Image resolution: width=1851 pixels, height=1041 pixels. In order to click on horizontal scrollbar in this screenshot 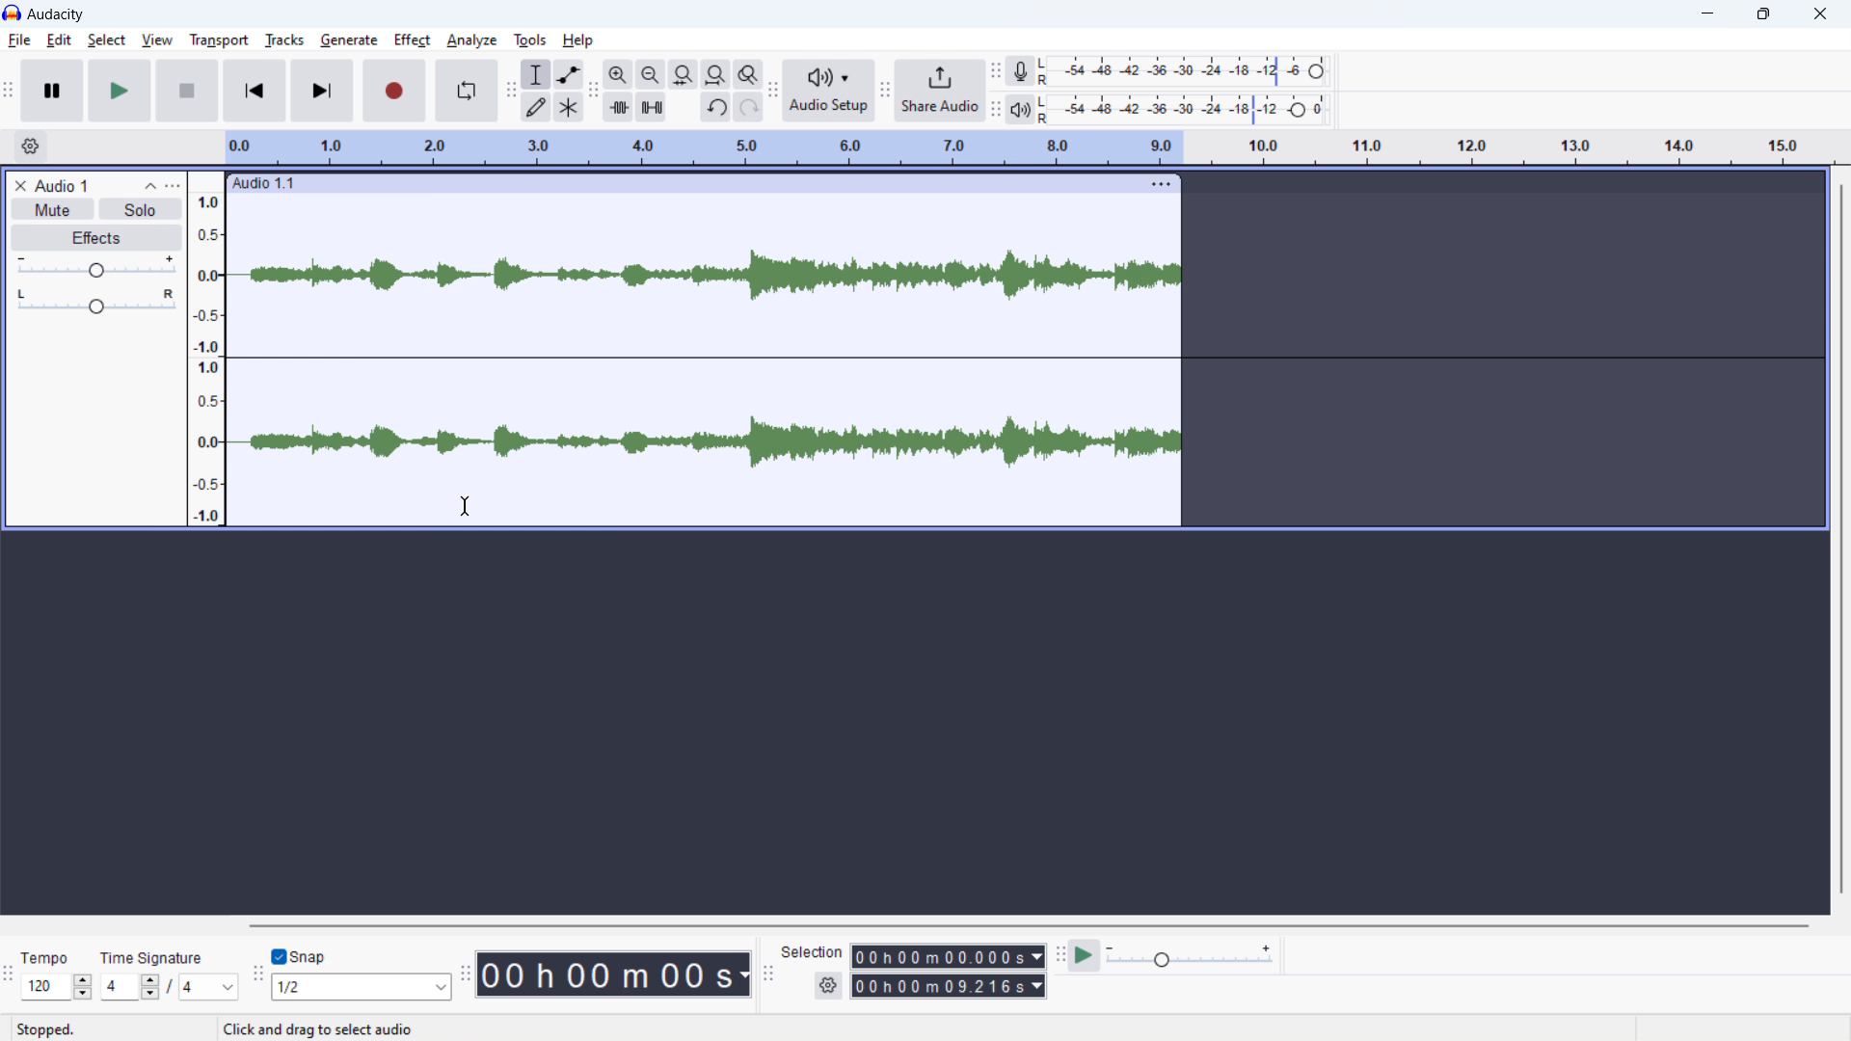, I will do `click(1026, 925)`.